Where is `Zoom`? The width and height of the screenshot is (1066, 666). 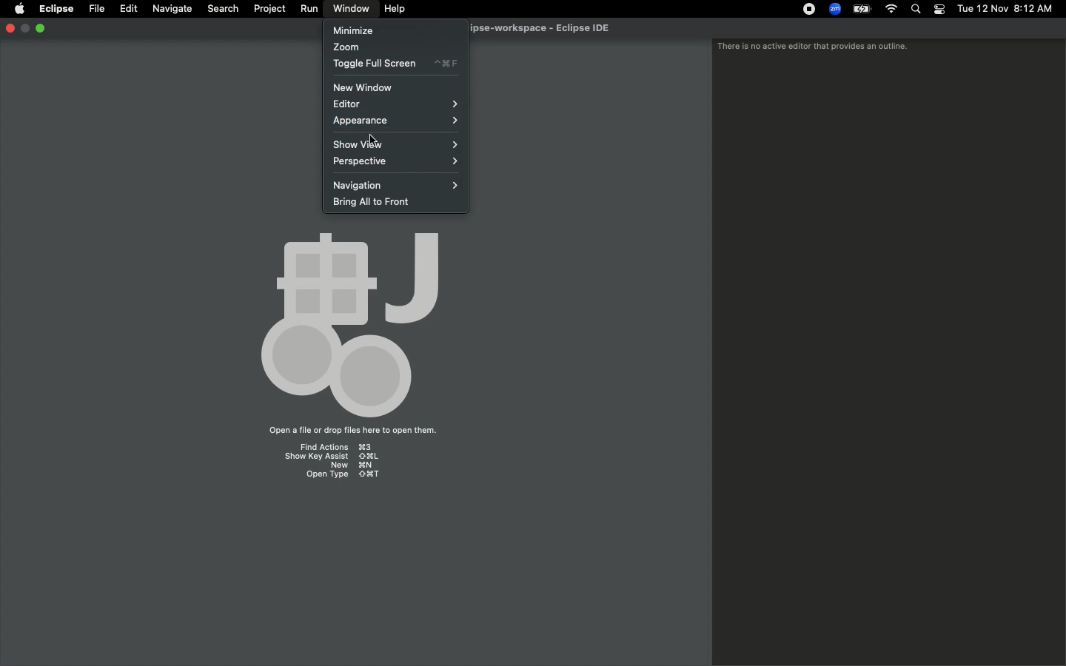 Zoom is located at coordinates (833, 9).